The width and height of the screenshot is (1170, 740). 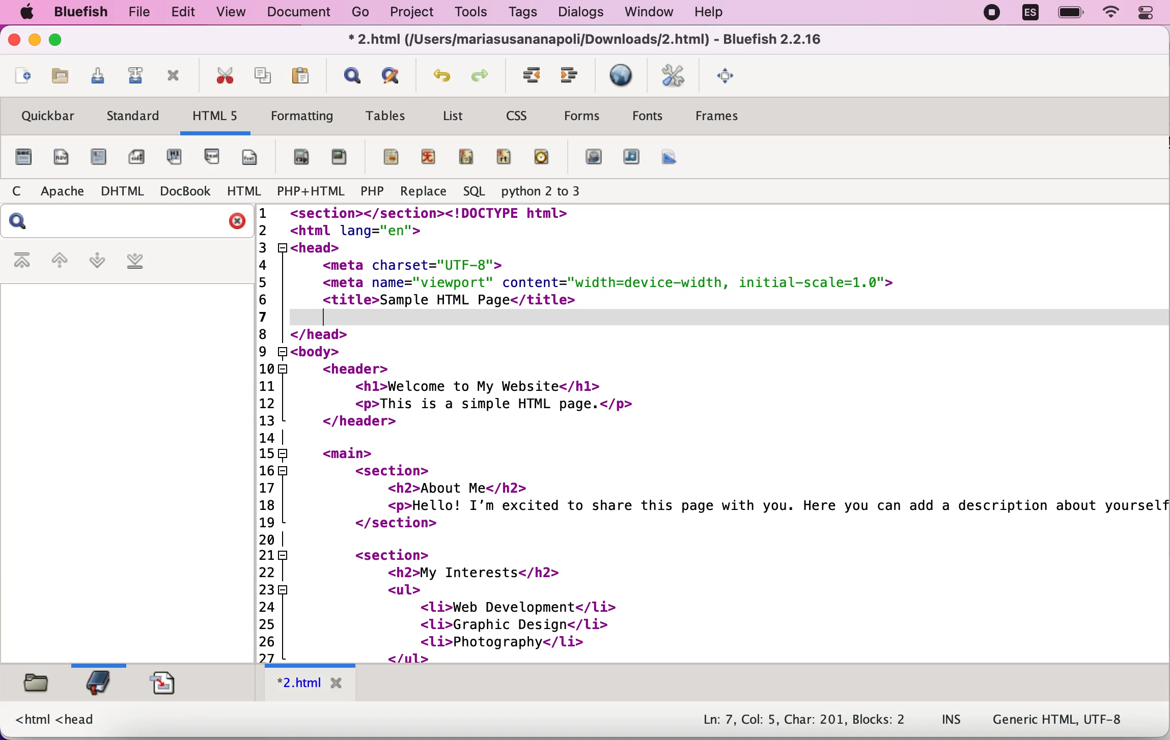 What do you see at coordinates (588, 38) in the screenshot?
I see `Z.nimi (jusers/mariasusananapolijoownioads/<z.ntmi) - siuerisn 2.2.10` at bounding box center [588, 38].